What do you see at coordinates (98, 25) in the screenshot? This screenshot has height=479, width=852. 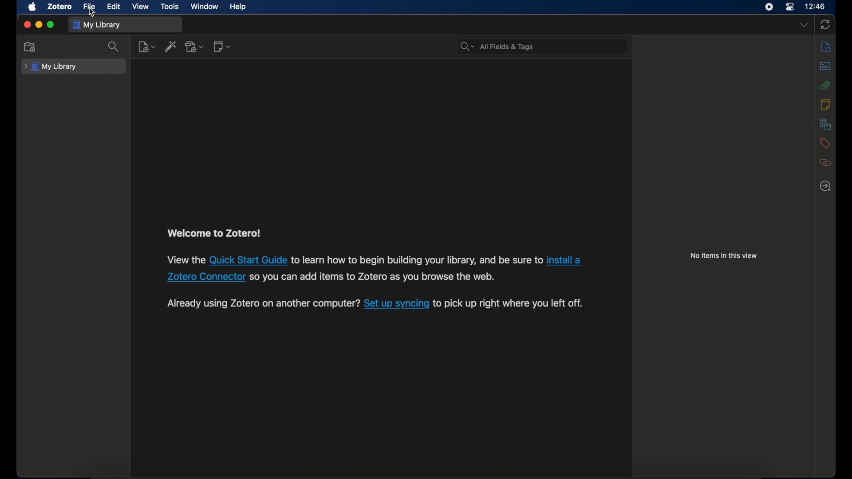 I see `my library` at bounding box center [98, 25].